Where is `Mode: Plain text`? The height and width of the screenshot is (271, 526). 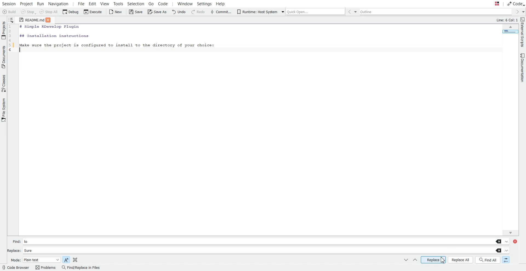 Mode: Plain text is located at coordinates (35, 260).